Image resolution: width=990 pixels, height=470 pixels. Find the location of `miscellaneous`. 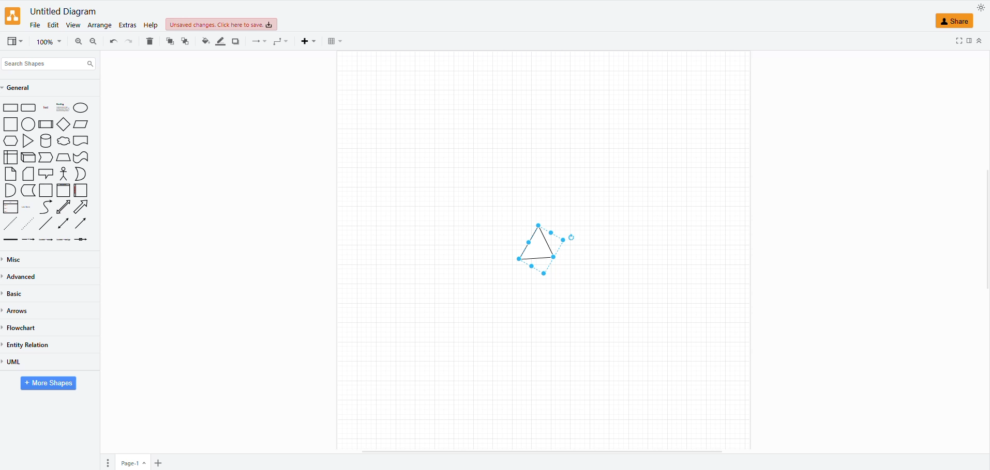

miscellaneous is located at coordinates (17, 258).